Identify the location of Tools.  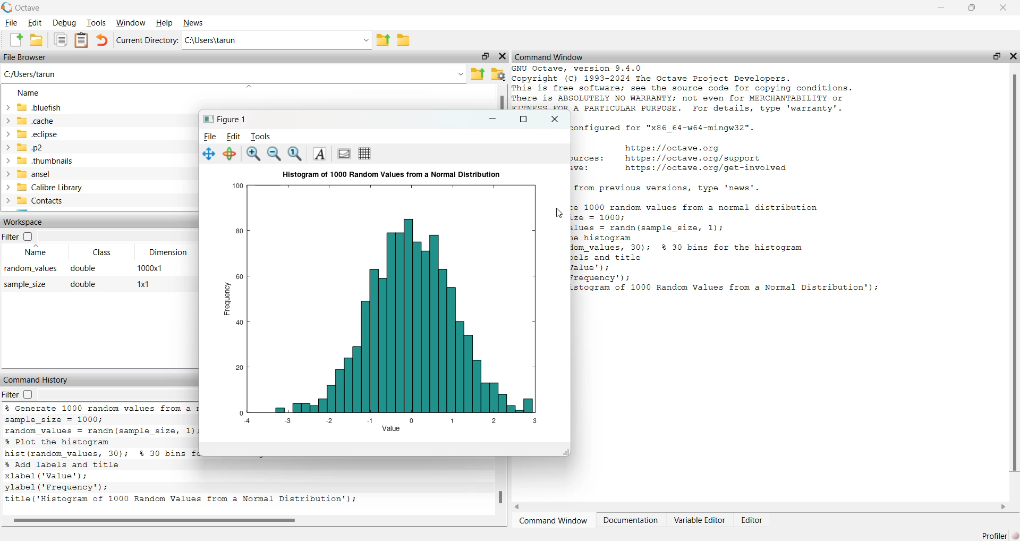
(261, 137).